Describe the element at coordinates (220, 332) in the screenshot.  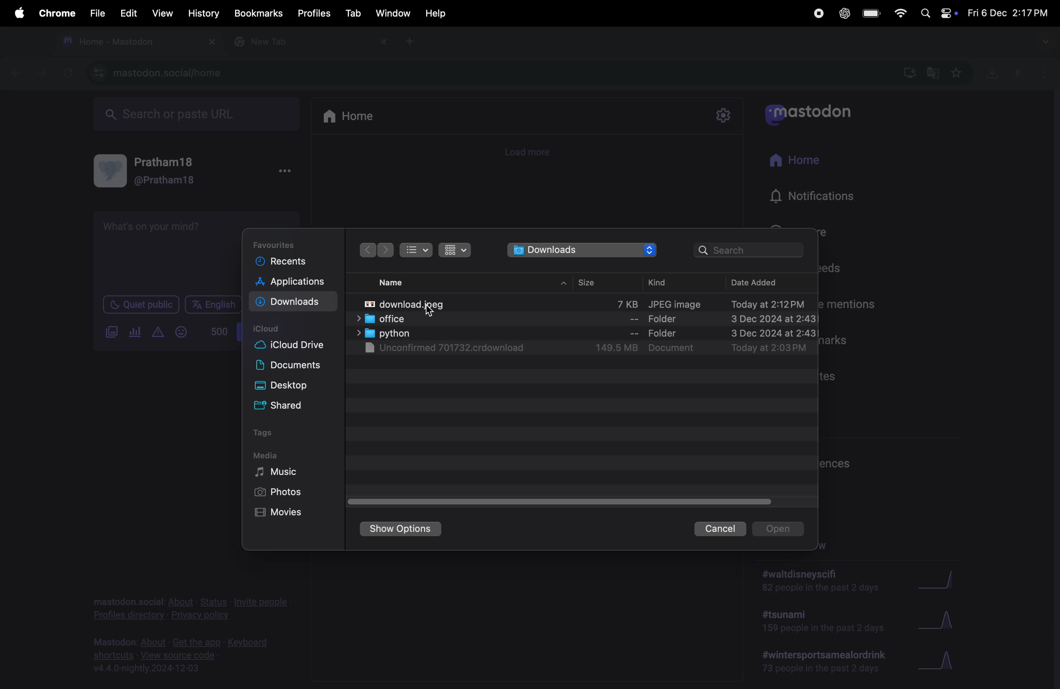
I see `500 words` at that location.